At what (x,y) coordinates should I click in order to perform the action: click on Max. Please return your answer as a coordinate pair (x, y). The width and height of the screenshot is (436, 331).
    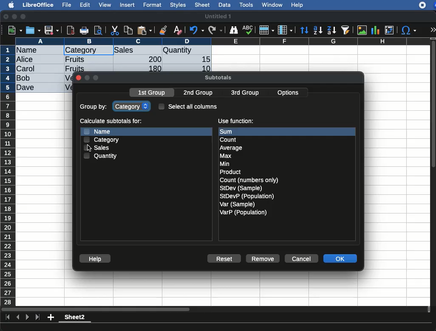
    Looking at the image, I should click on (226, 156).